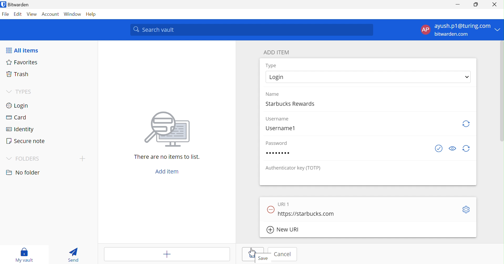  I want to click on URI 1, so click(285, 204).